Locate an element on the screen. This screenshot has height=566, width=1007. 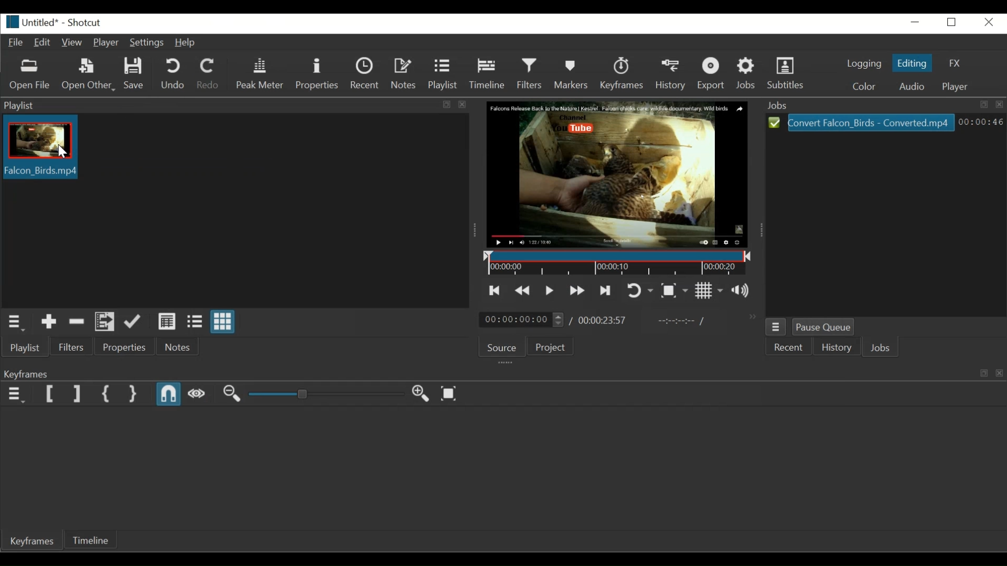
Player is located at coordinates (105, 43).